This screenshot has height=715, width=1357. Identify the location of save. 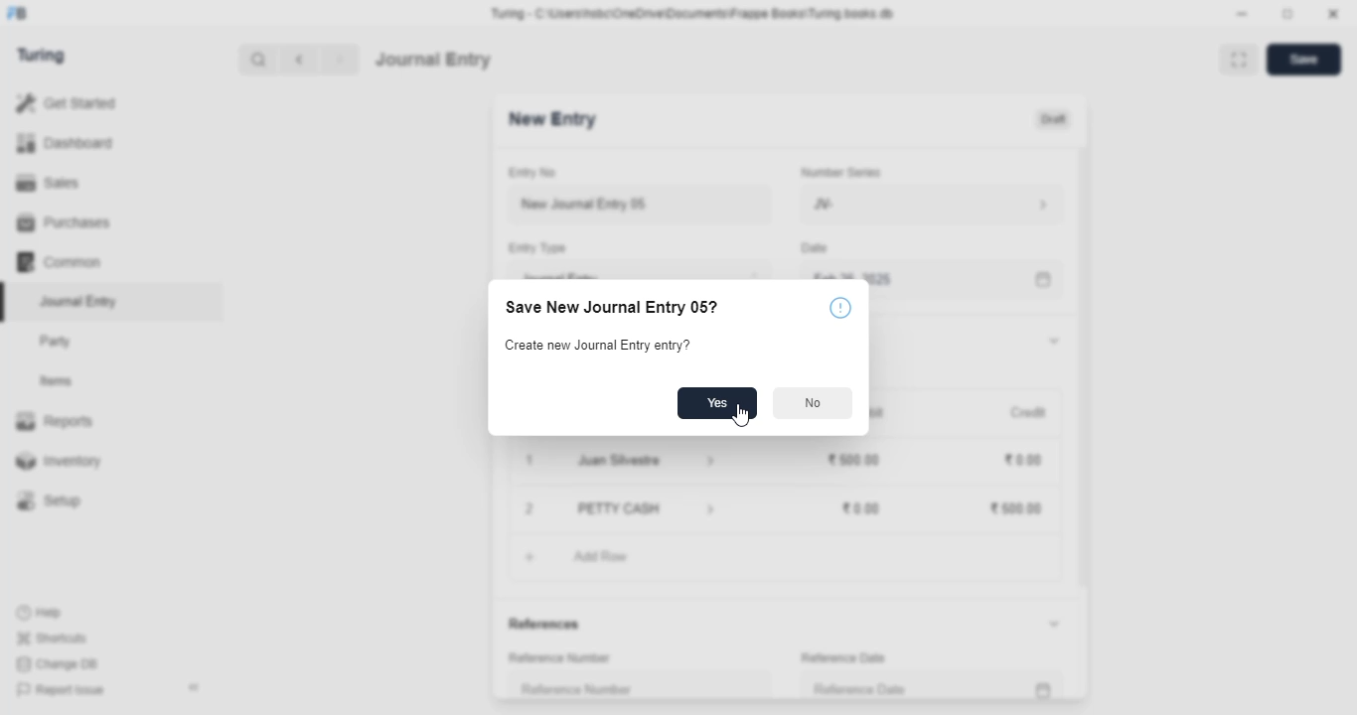
(1303, 60).